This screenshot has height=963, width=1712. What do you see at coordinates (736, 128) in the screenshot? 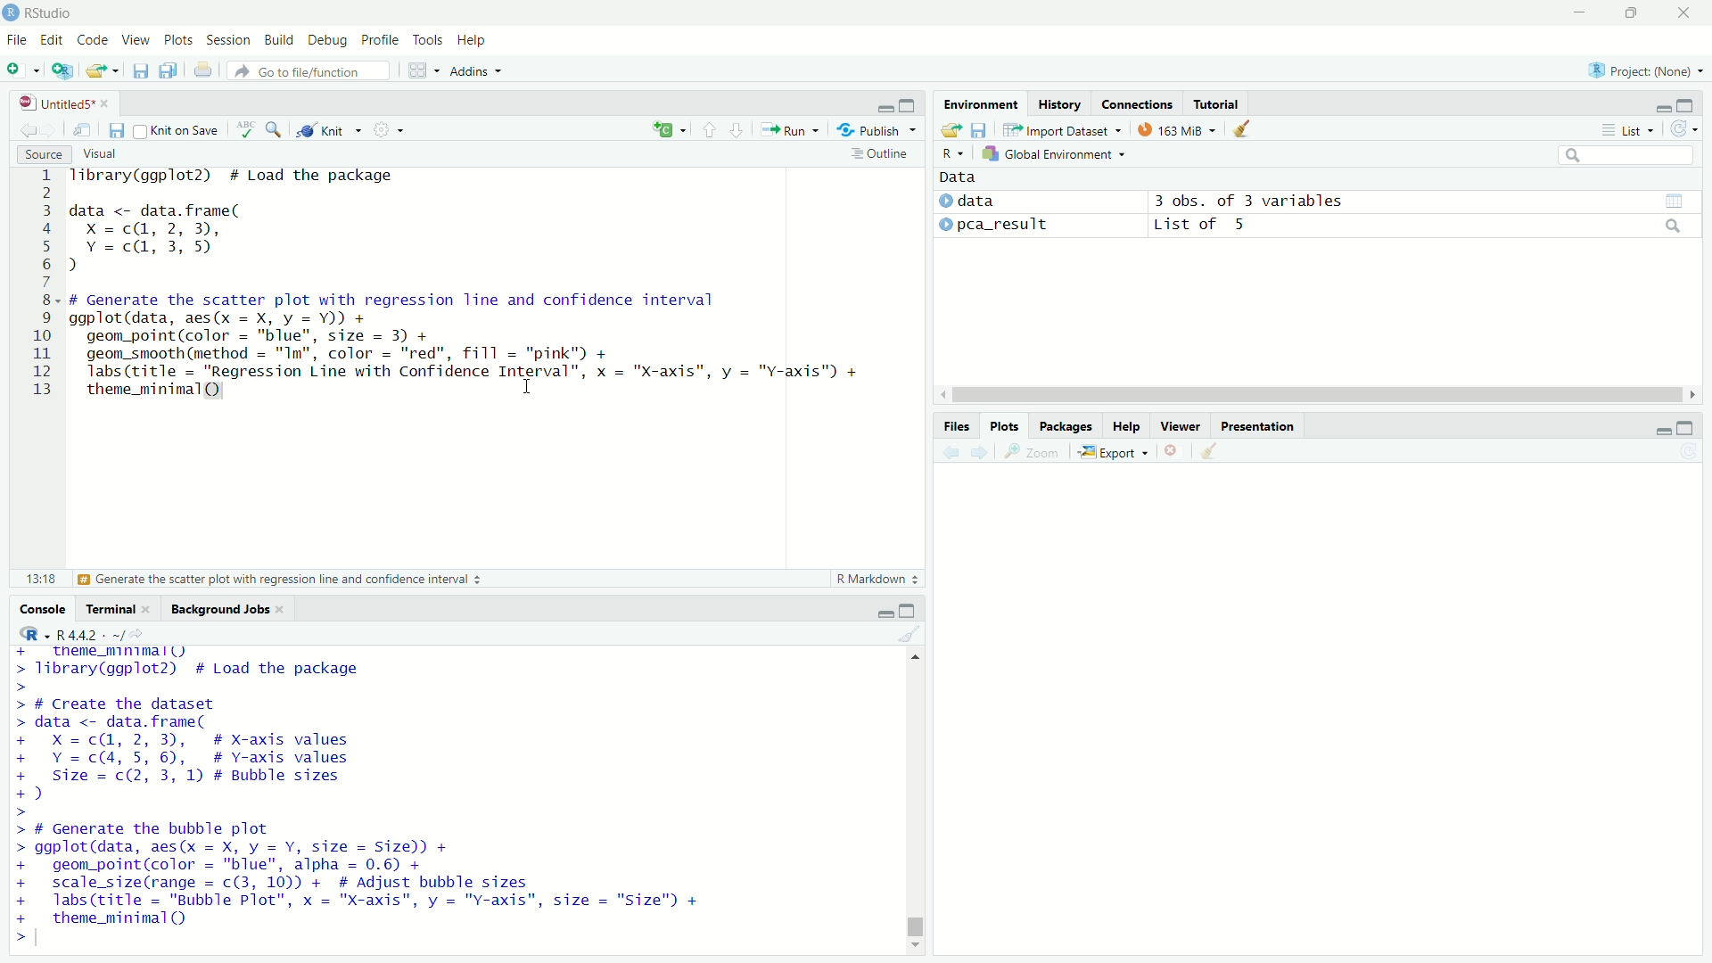
I see `Go to next section/chunk` at bounding box center [736, 128].